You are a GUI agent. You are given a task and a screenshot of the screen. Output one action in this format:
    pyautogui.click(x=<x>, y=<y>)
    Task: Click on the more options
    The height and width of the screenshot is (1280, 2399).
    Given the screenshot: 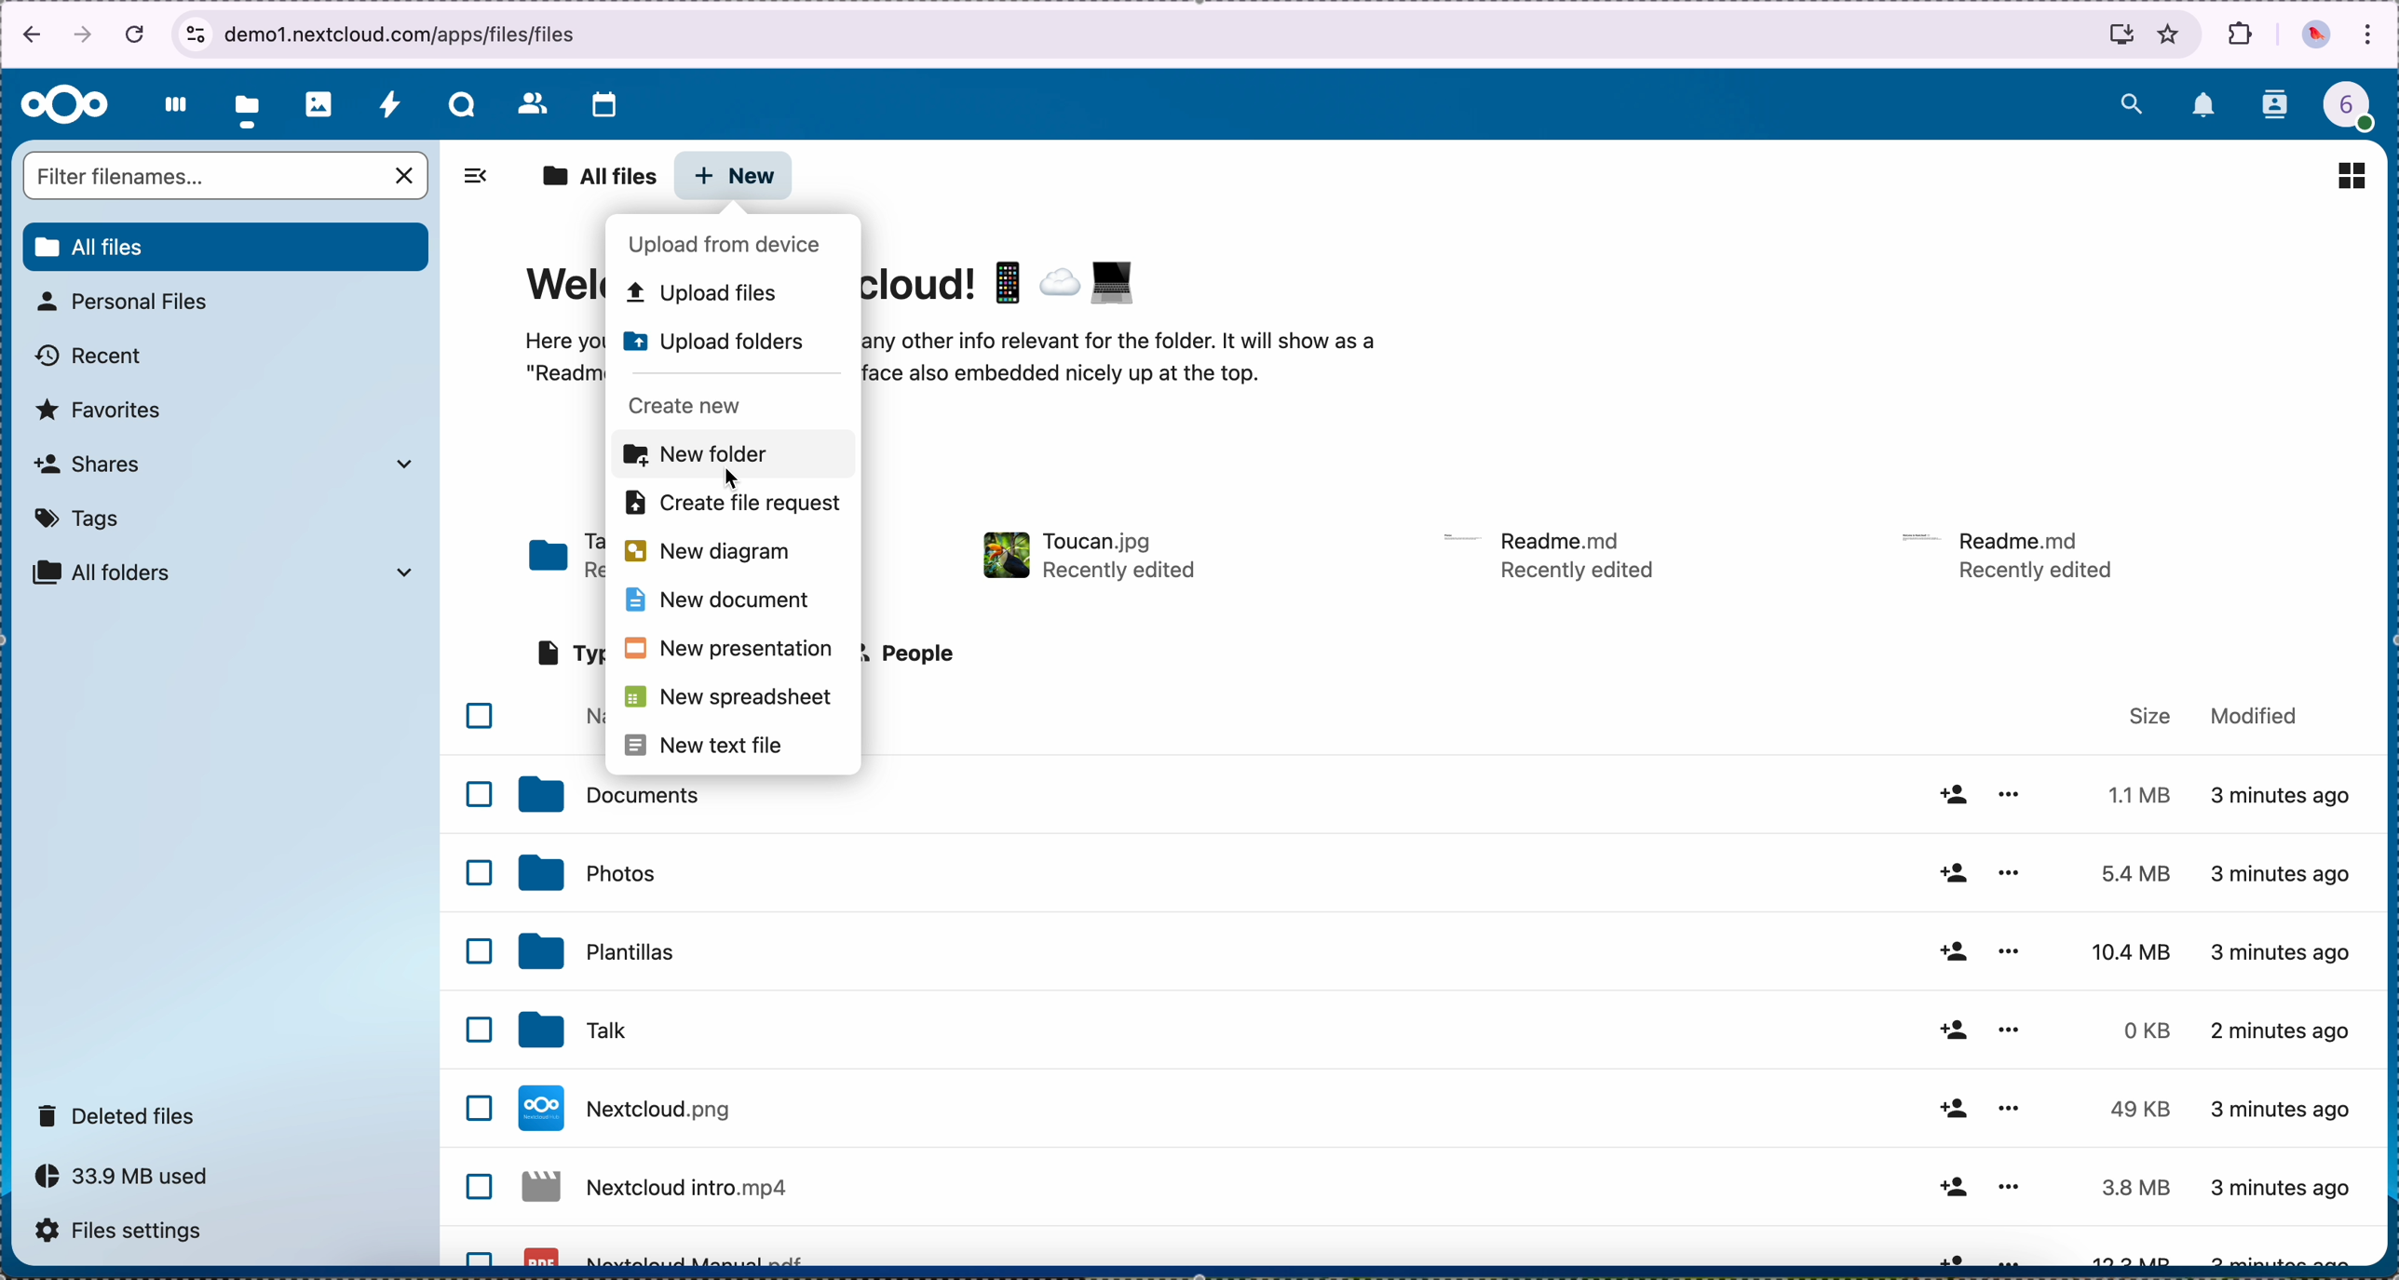 What is the action you would take?
    pyautogui.click(x=2016, y=1257)
    